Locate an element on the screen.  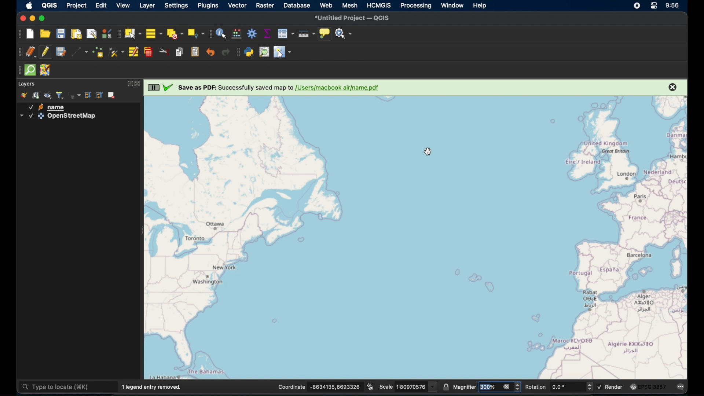
Save as PDF: Successfully saved map to /Users/macbook air/name.pdf is located at coordinates (279, 88).